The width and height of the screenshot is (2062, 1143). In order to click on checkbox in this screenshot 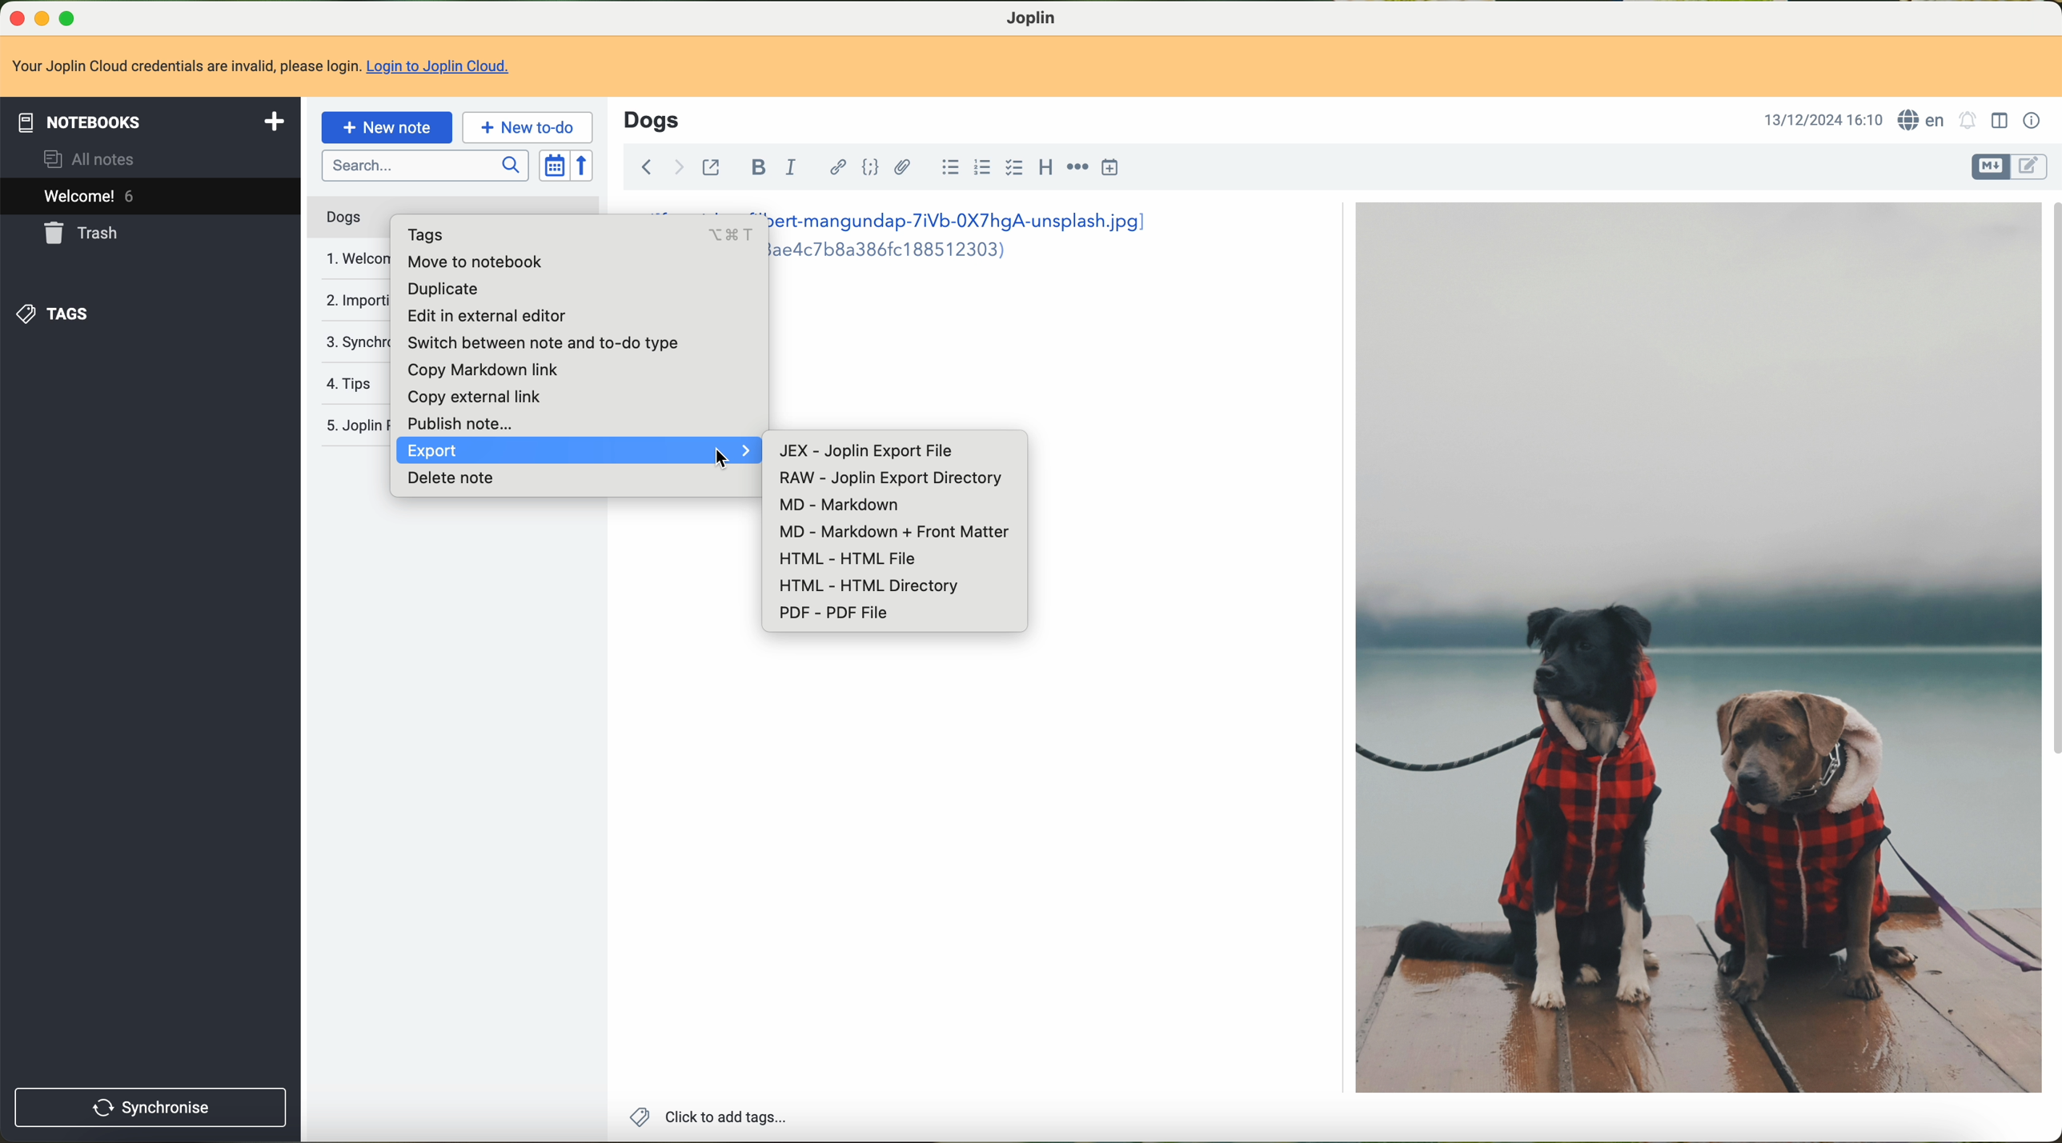, I will do `click(1016, 170)`.